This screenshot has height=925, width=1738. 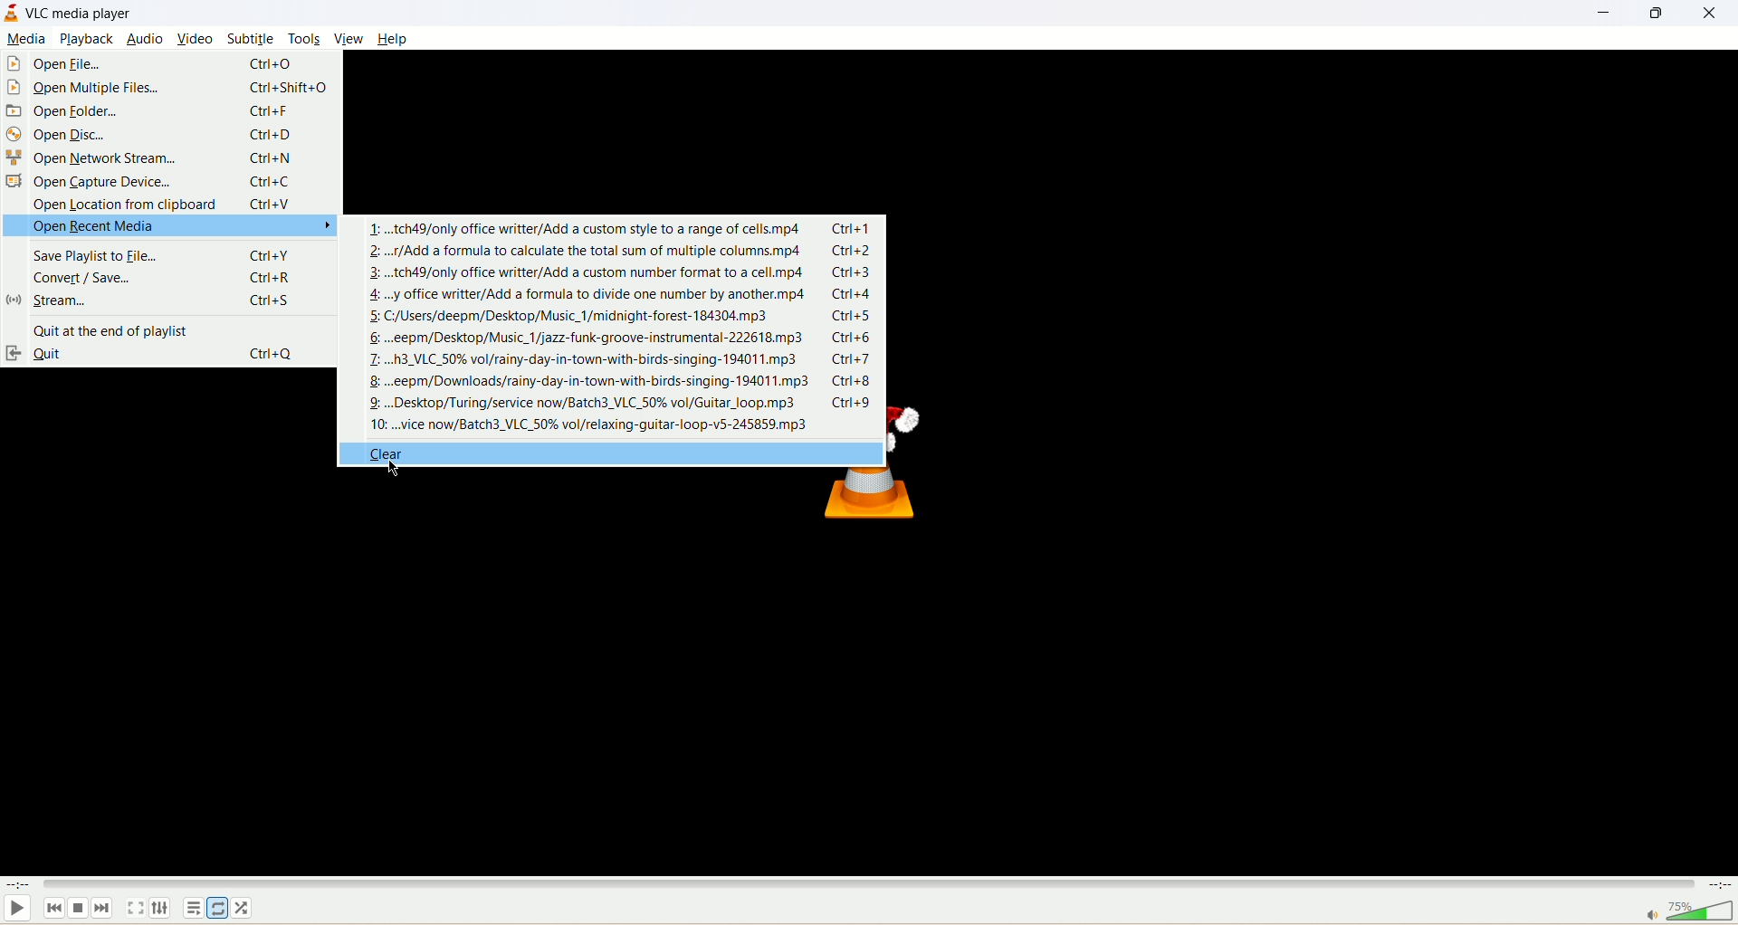 What do you see at coordinates (1679, 911) in the screenshot?
I see `volume bar` at bounding box center [1679, 911].